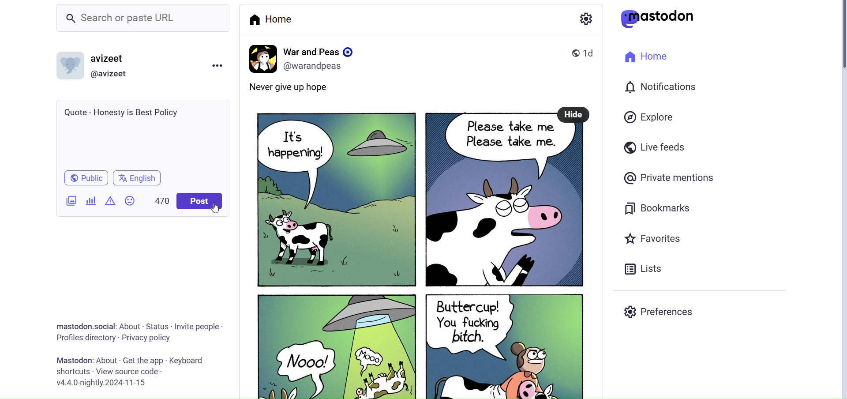  I want to click on v4.4.0-nightly.2024-11-15, so click(101, 384).